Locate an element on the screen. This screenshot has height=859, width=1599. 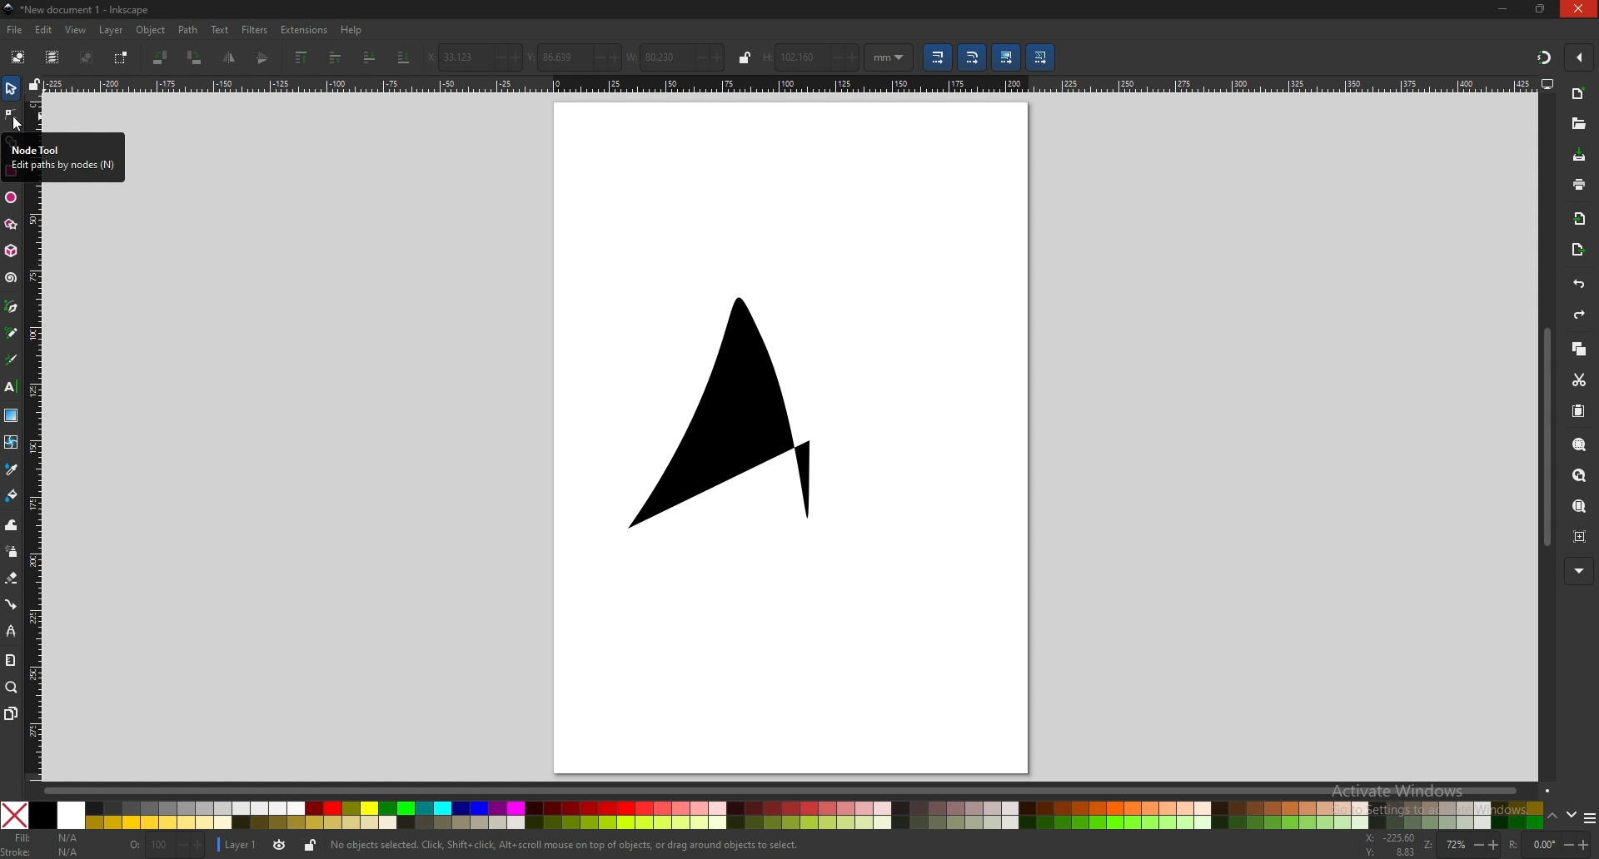
minimize is located at coordinates (1503, 9).